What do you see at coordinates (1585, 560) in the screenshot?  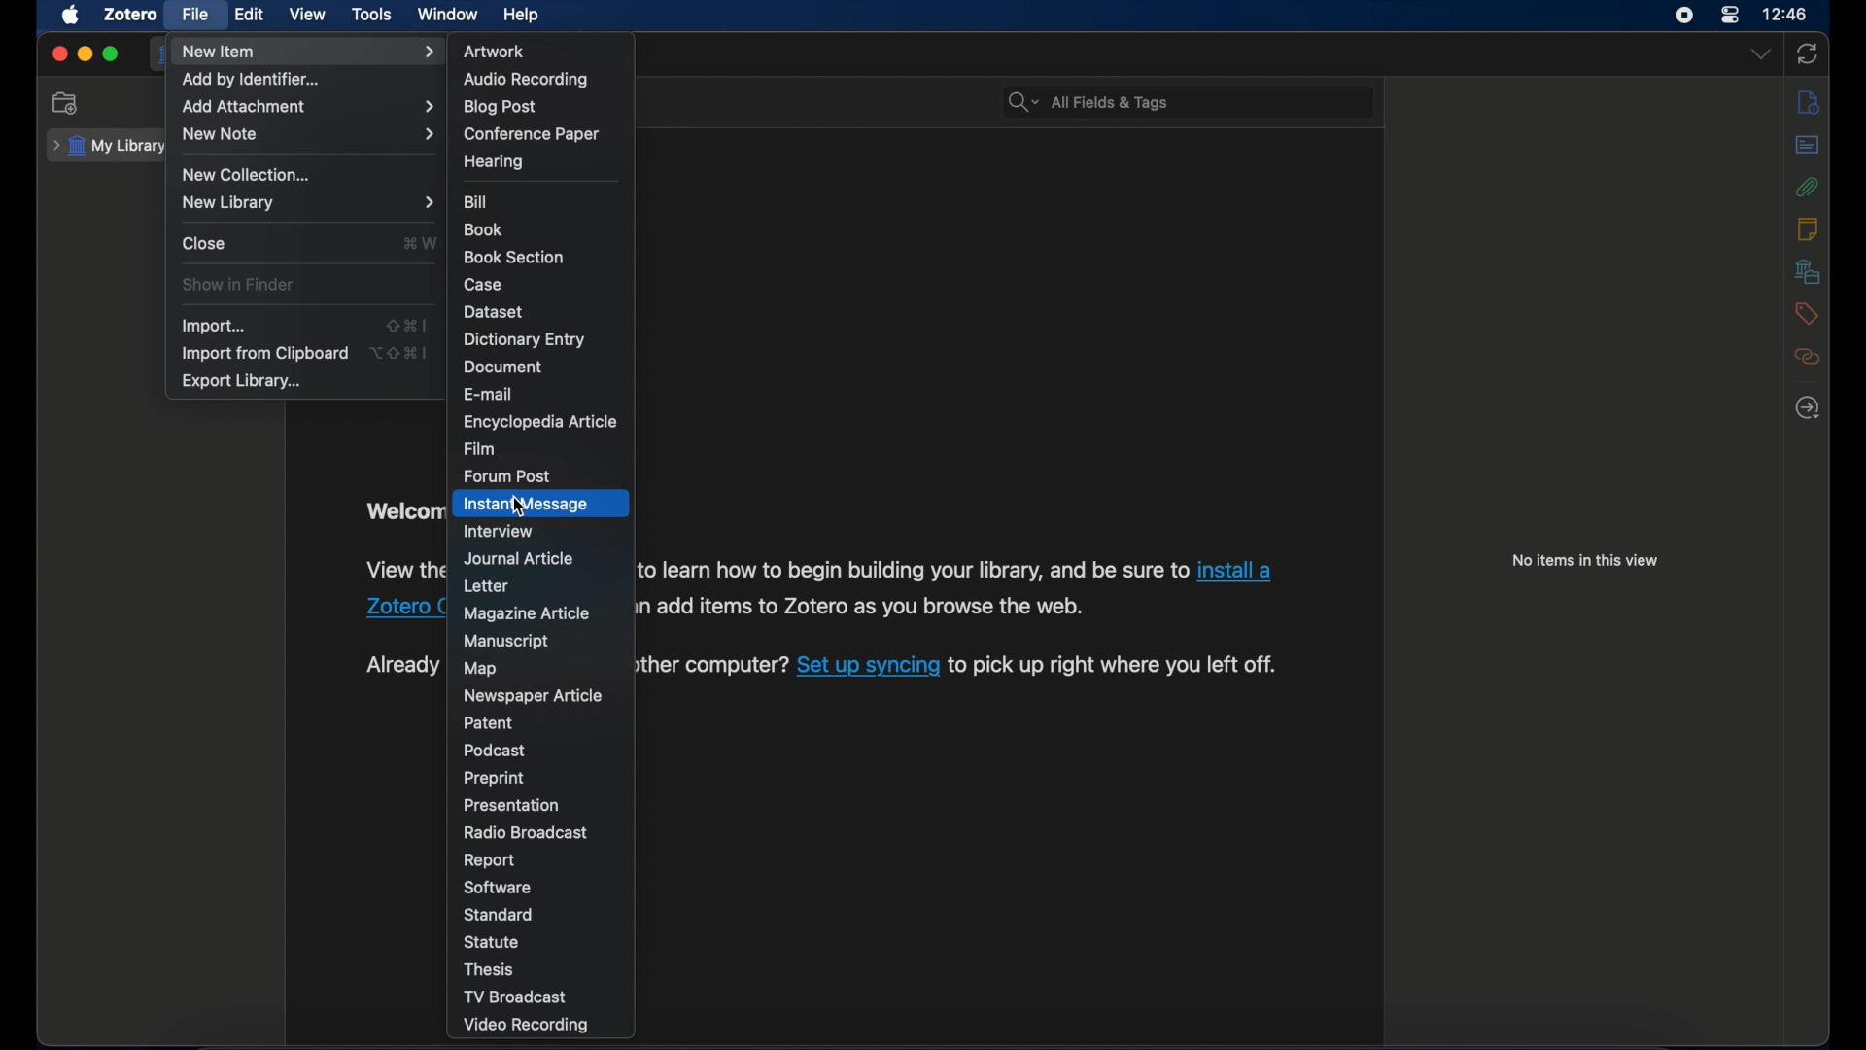 I see `no items in this  view` at bounding box center [1585, 560].